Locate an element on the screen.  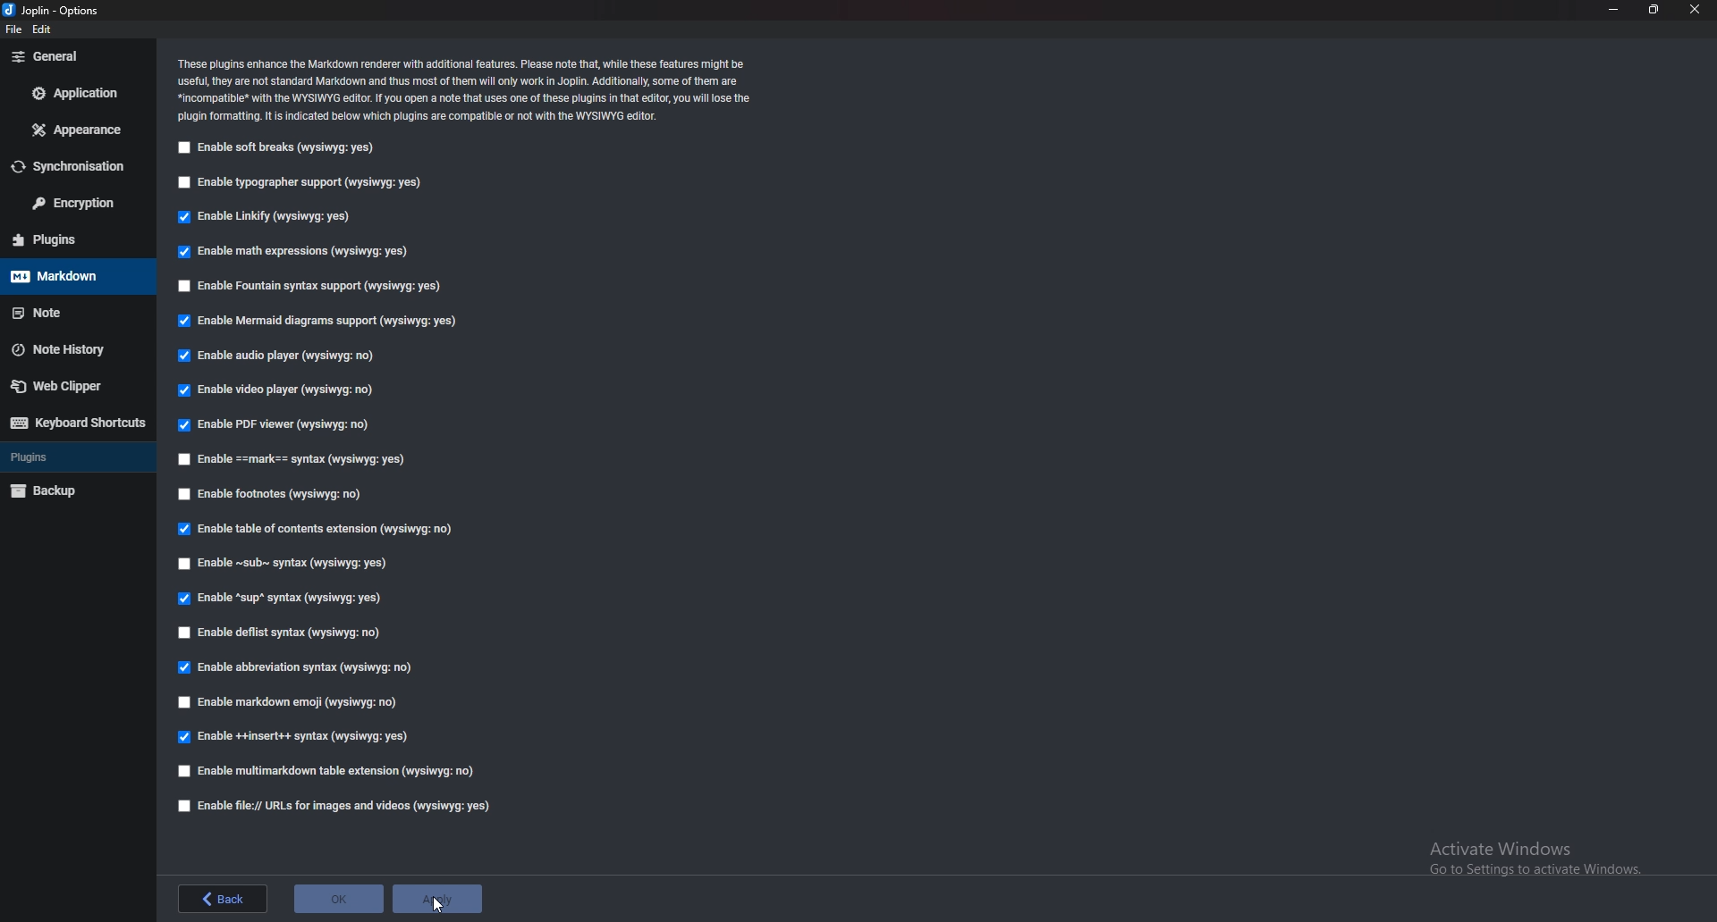
Enable abbreviation syntax is located at coordinates (292, 669).